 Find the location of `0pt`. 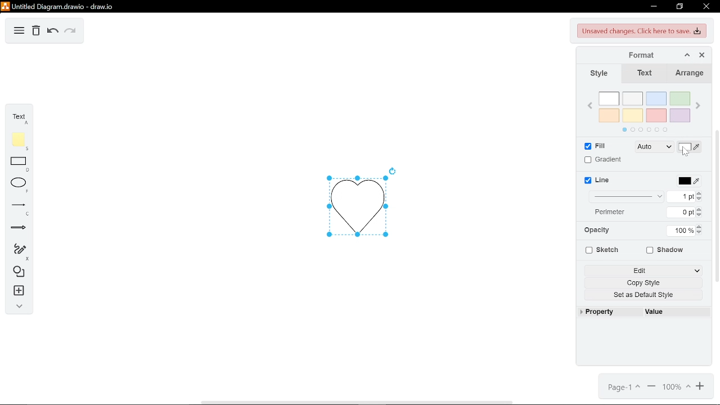

0pt is located at coordinates (685, 213).